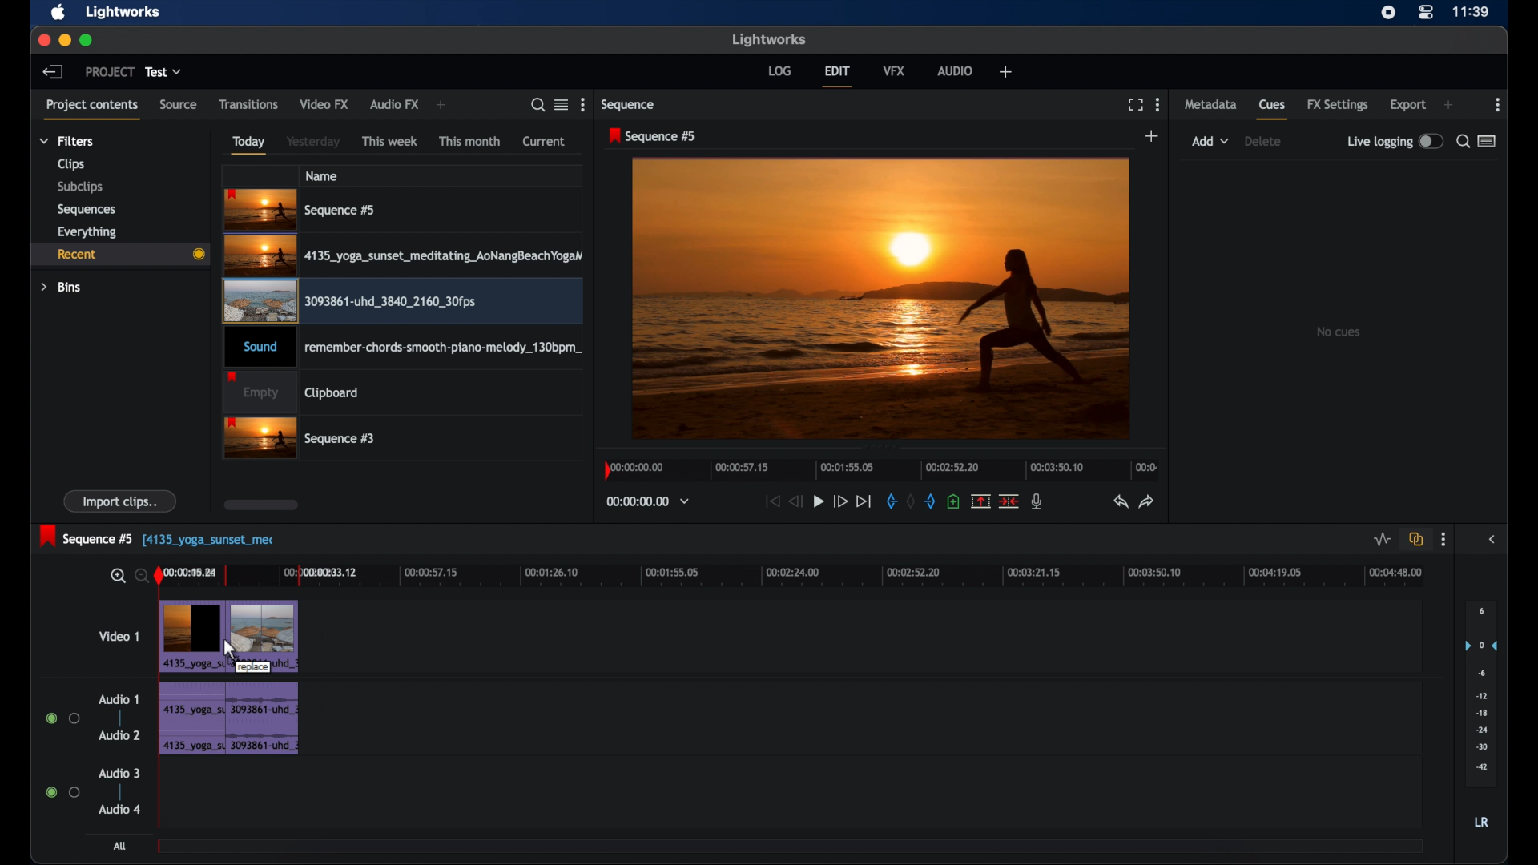 This screenshot has height=865, width=1538. I want to click on audio fx, so click(393, 105).